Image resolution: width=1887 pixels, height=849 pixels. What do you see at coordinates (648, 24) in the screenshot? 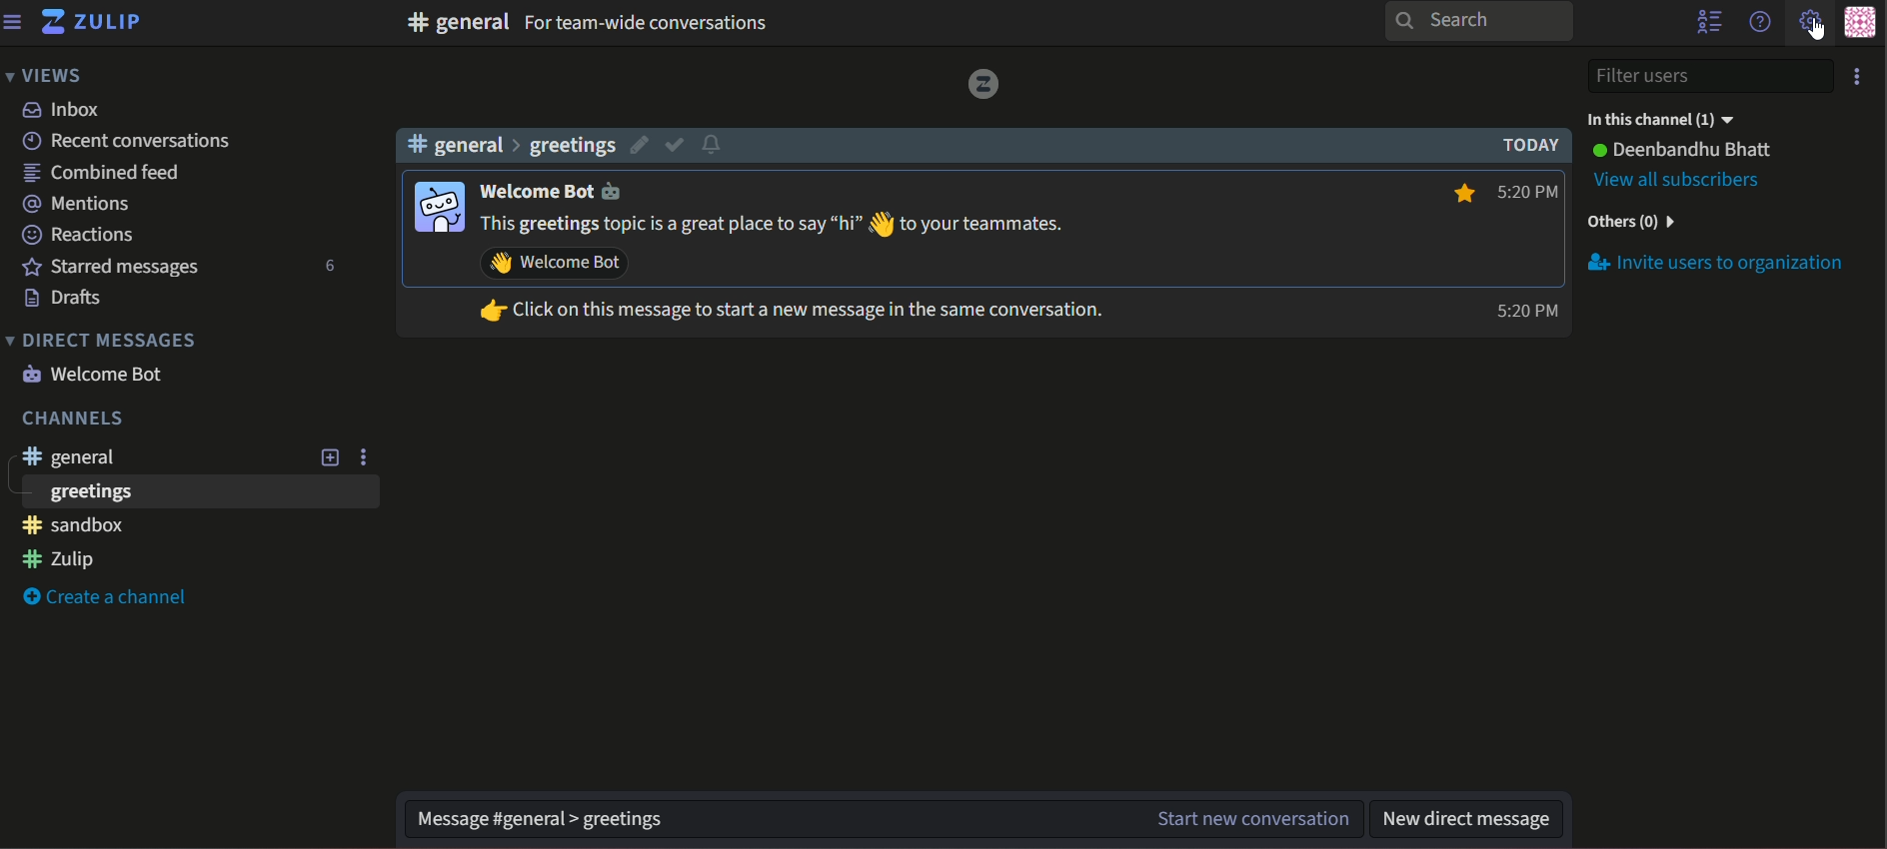
I see `text` at bounding box center [648, 24].